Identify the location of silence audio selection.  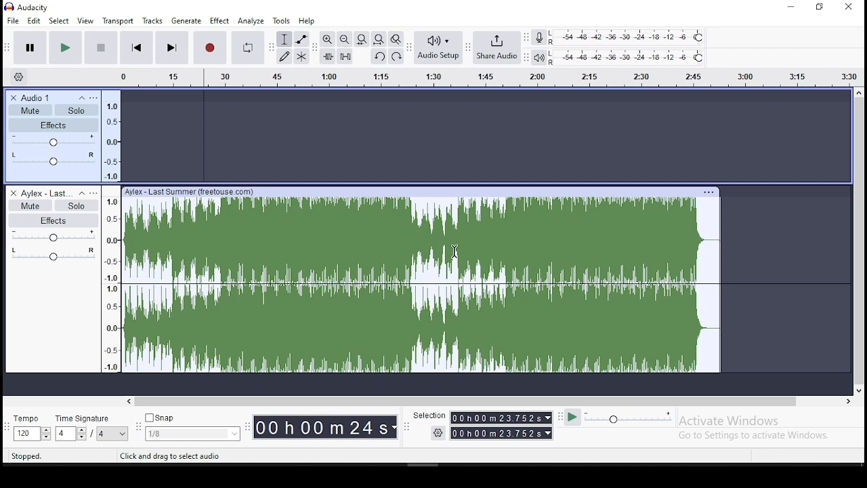
(345, 56).